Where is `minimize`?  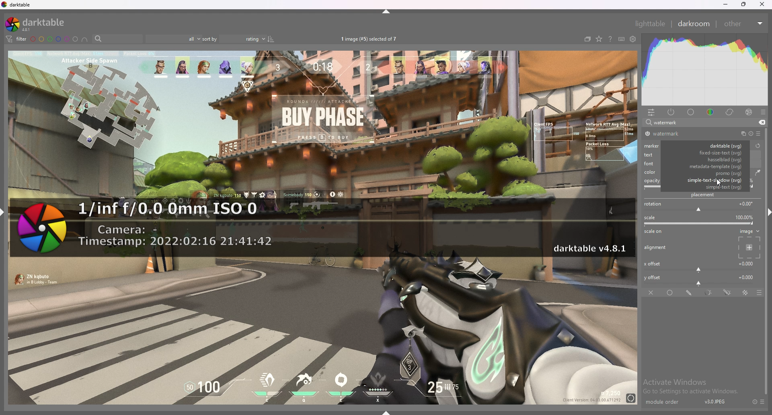 minimize is located at coordinates (726, 4).